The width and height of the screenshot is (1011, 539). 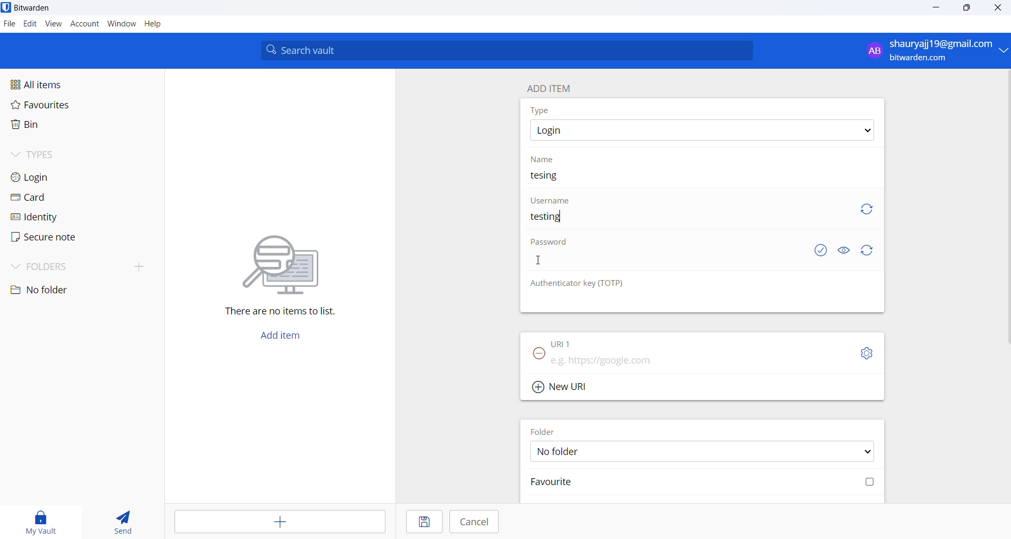 I want to click on check if password is exposed or not, so click(x=822, y=250).